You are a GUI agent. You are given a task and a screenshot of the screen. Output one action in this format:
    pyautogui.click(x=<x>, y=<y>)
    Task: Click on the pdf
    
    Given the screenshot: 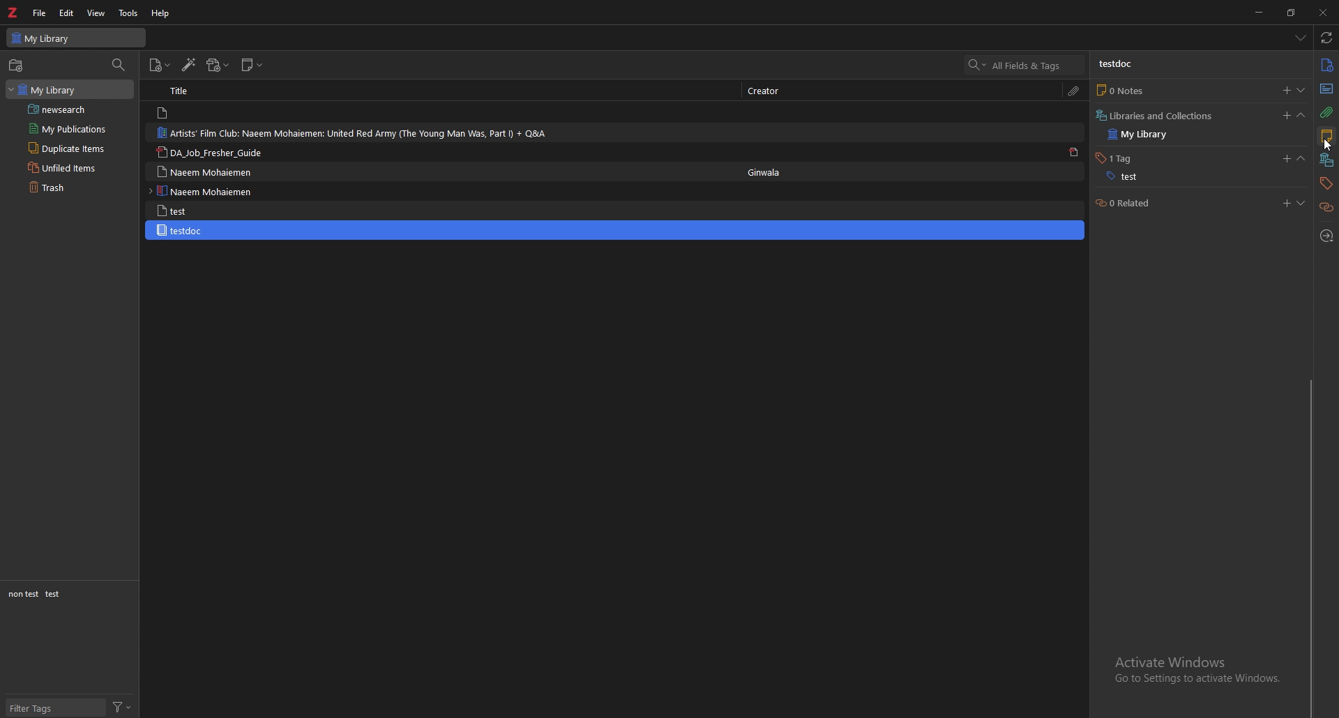 What is the action you would take?
    pyautogui.click(x=1073, y=152)
    